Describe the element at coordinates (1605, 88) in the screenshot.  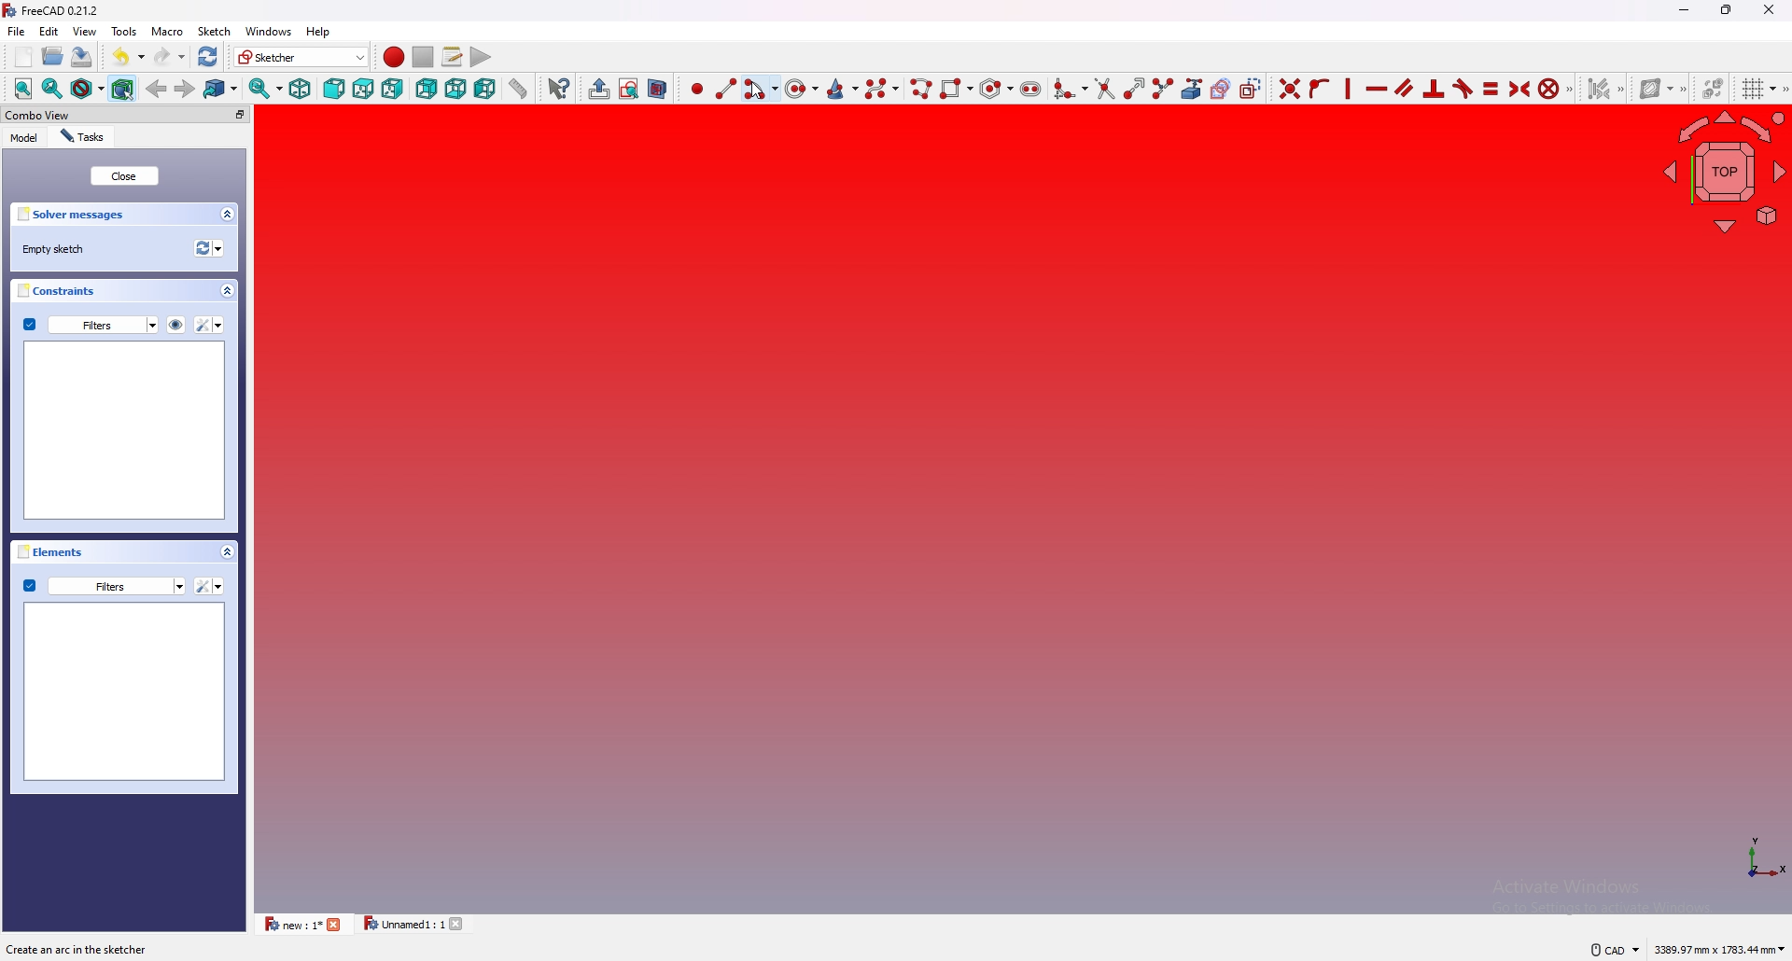
I see `select associated constraints` at that location.